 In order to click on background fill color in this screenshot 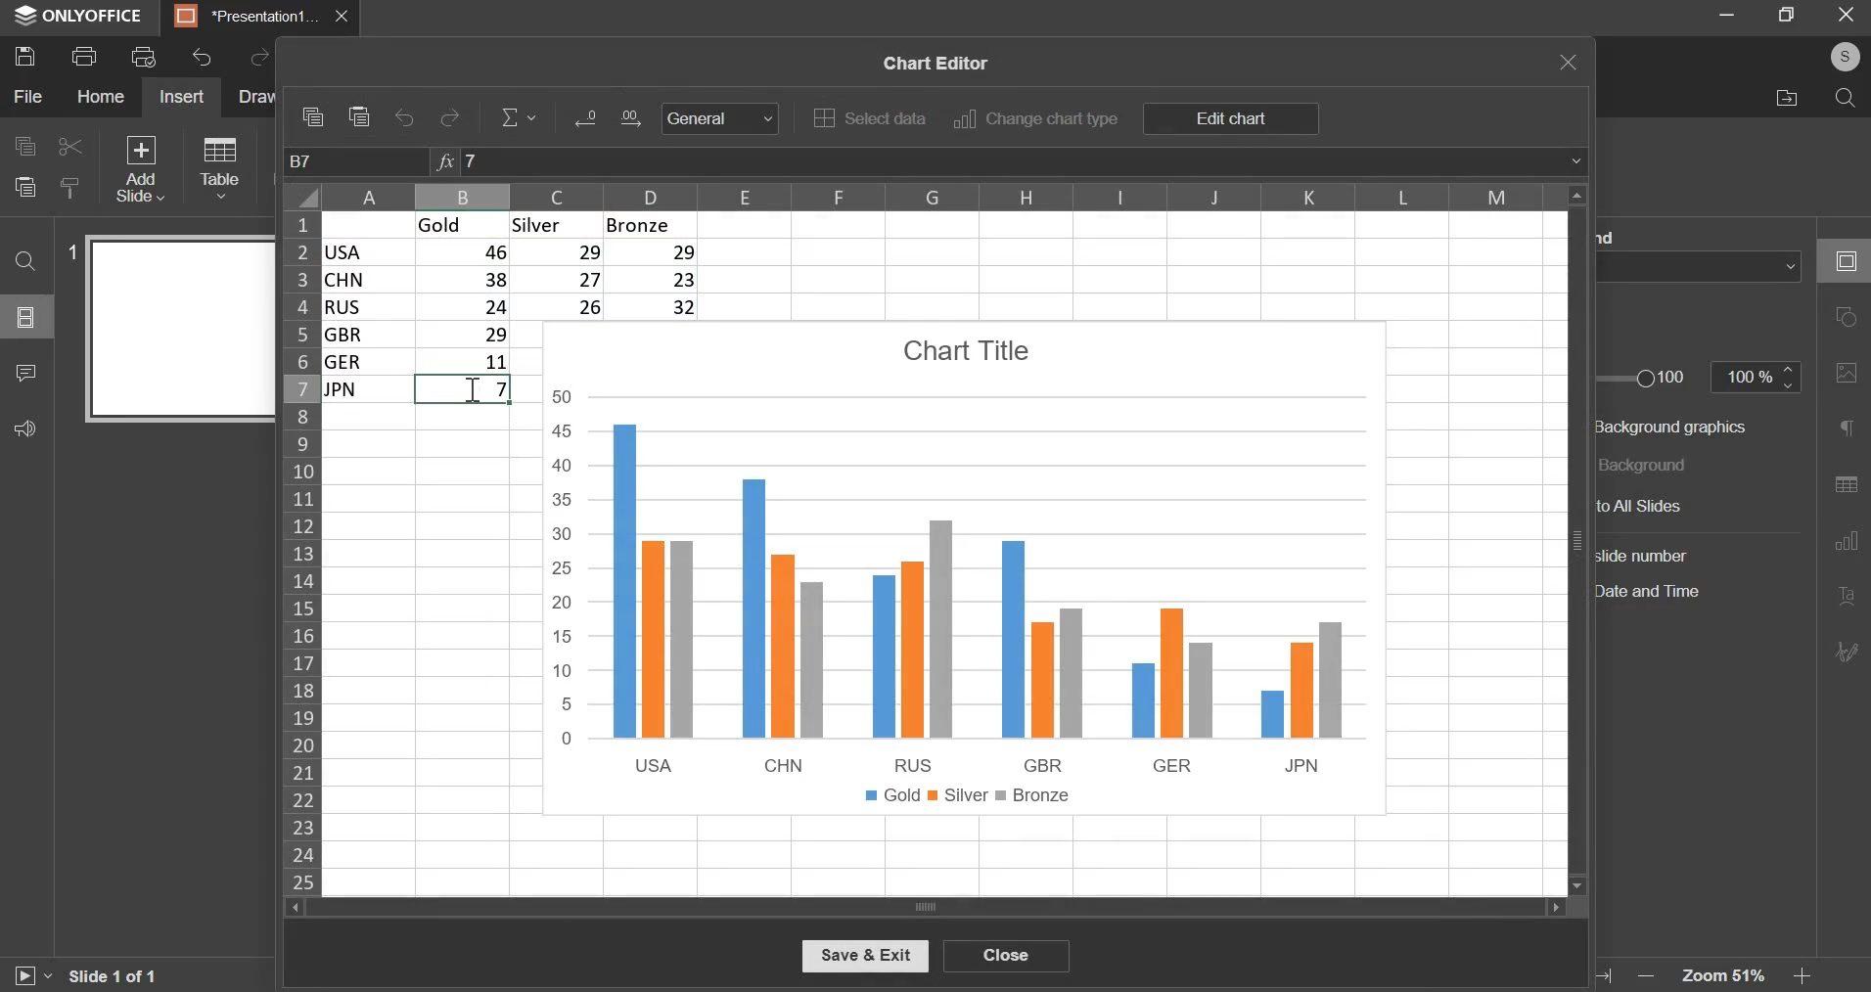, I will do `click(1706, 266)`.